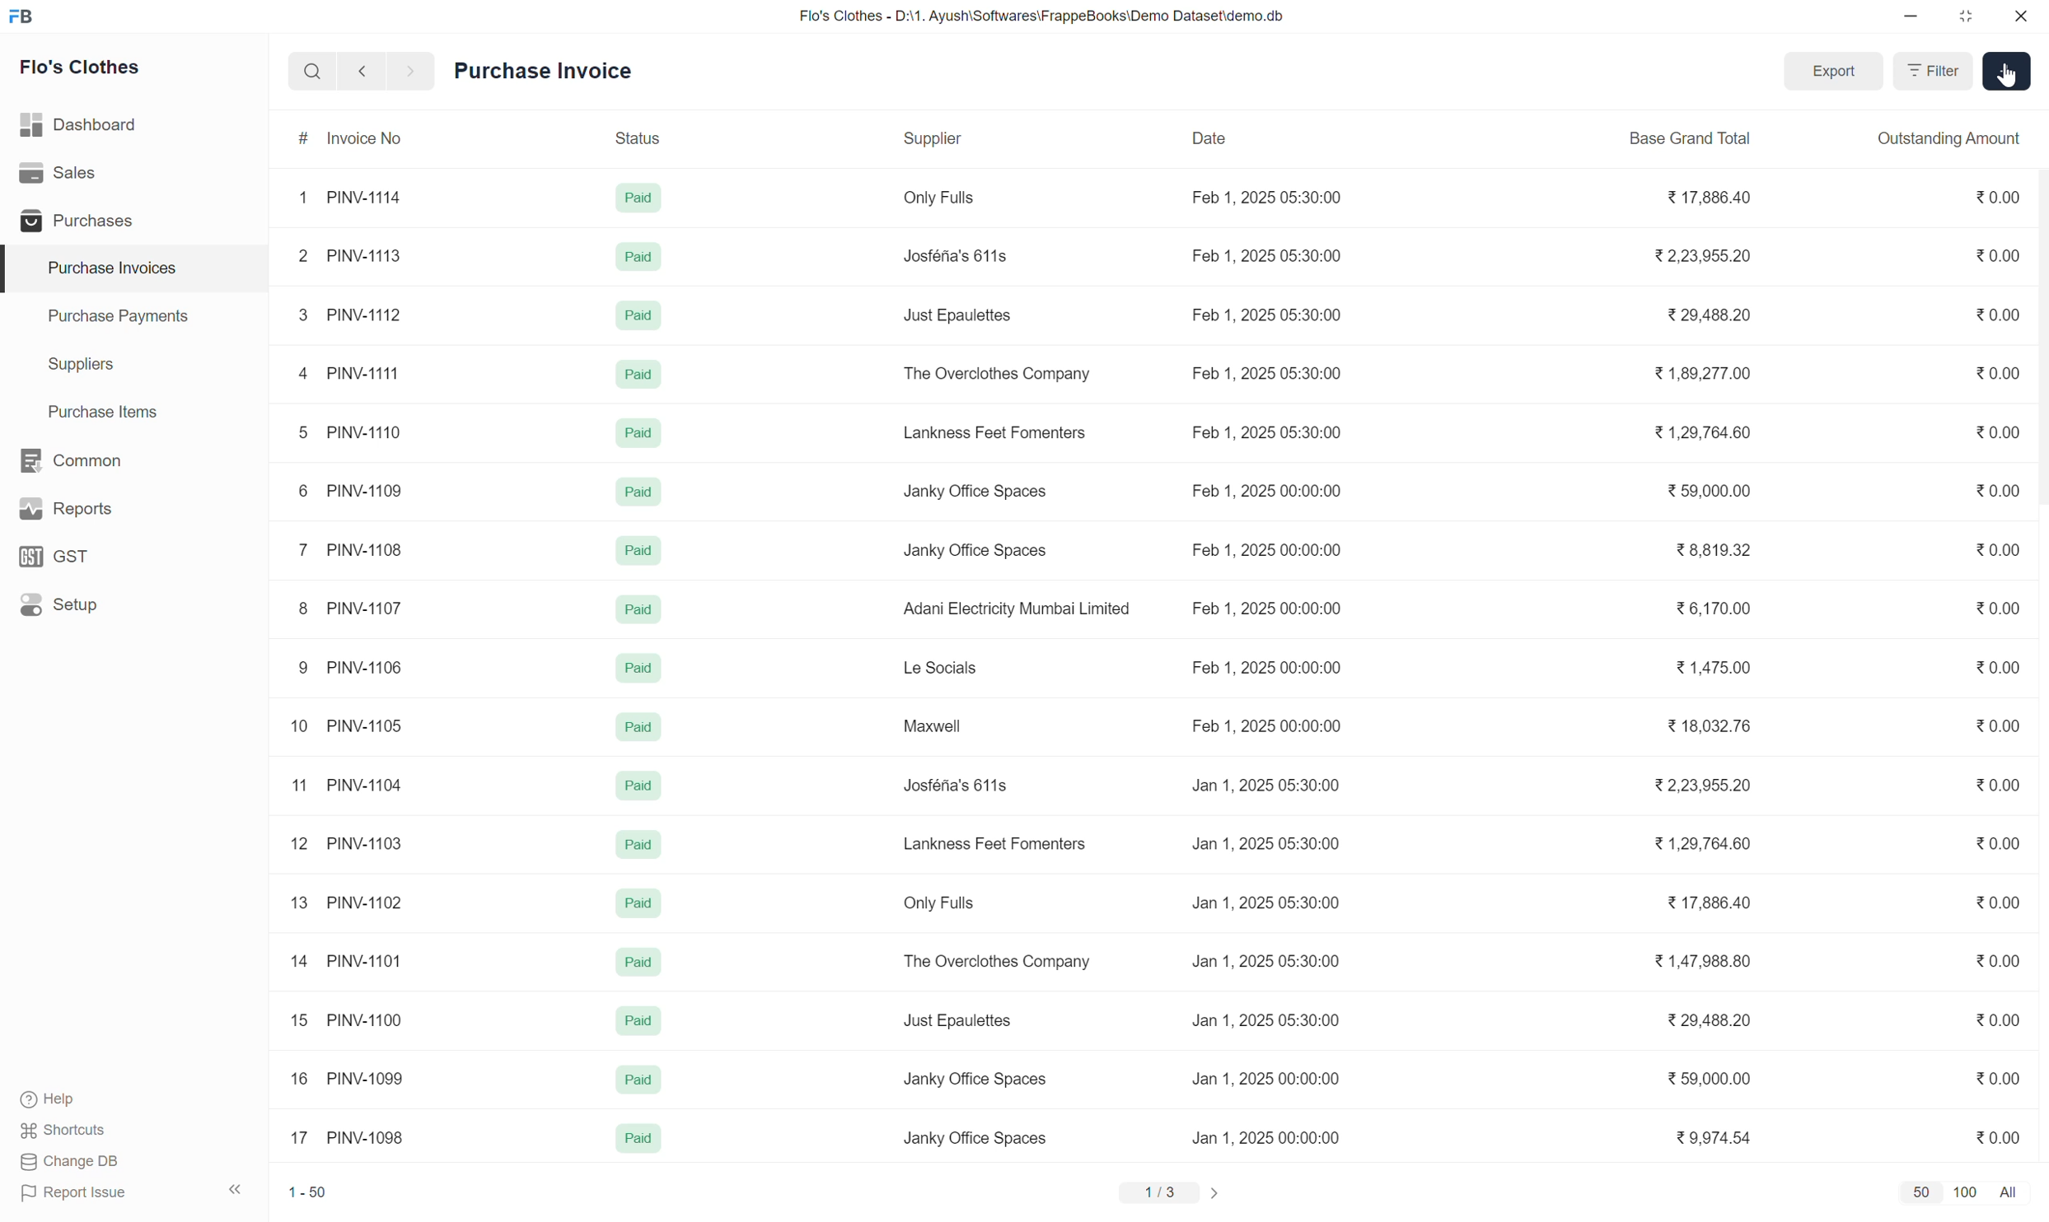 The image size is (2049, 1222). Describe the element at coordinates (1710, 492) in the screenshot. I see `59,000.00` at that location.